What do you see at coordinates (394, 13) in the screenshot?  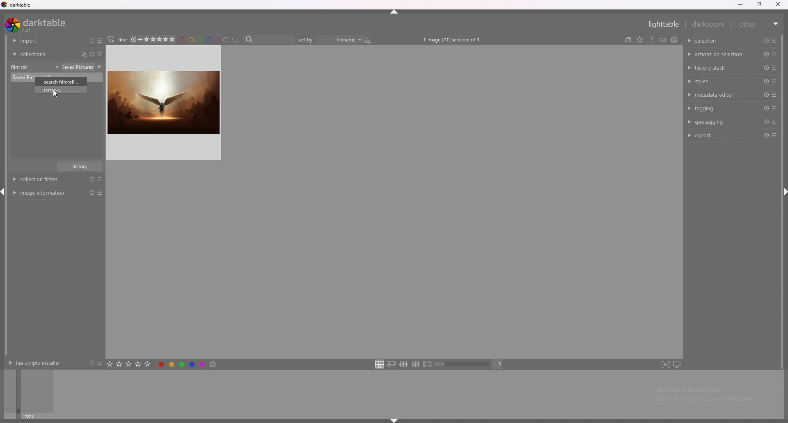 I see `hide` at bounding box center [394, 13].